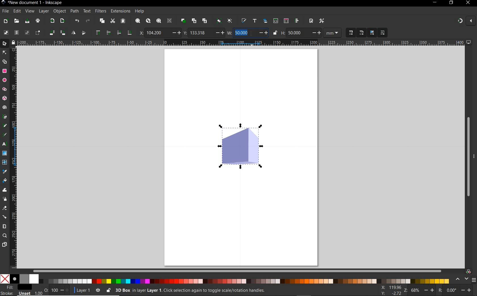 The width and height of the screenshot is (477, 296). Describe the element at coordinates (4, 80) in the screenshot. I see `ellipse tool` at that location.